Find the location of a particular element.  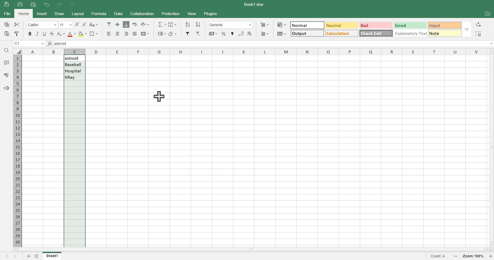

show is located at coordinates (468, 29).